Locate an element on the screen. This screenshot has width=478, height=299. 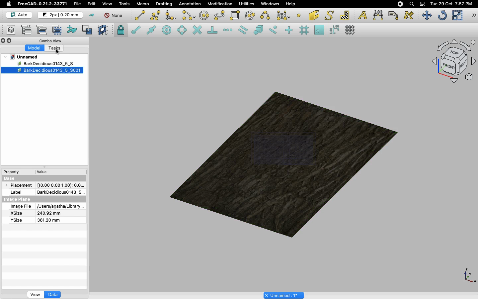
Property is located at coordinates (13, 172).